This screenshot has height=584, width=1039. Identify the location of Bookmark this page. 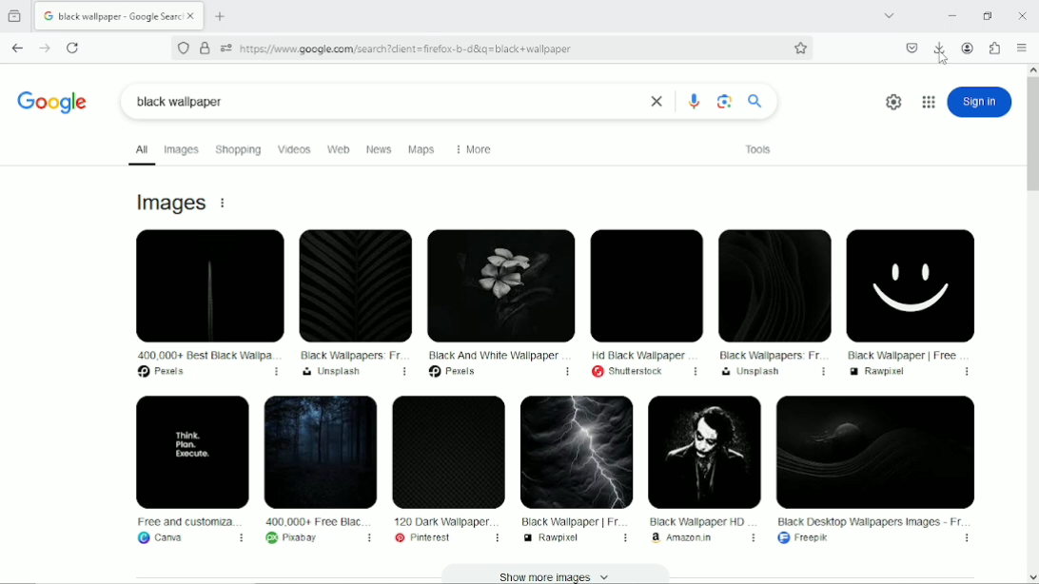
(803, 48).